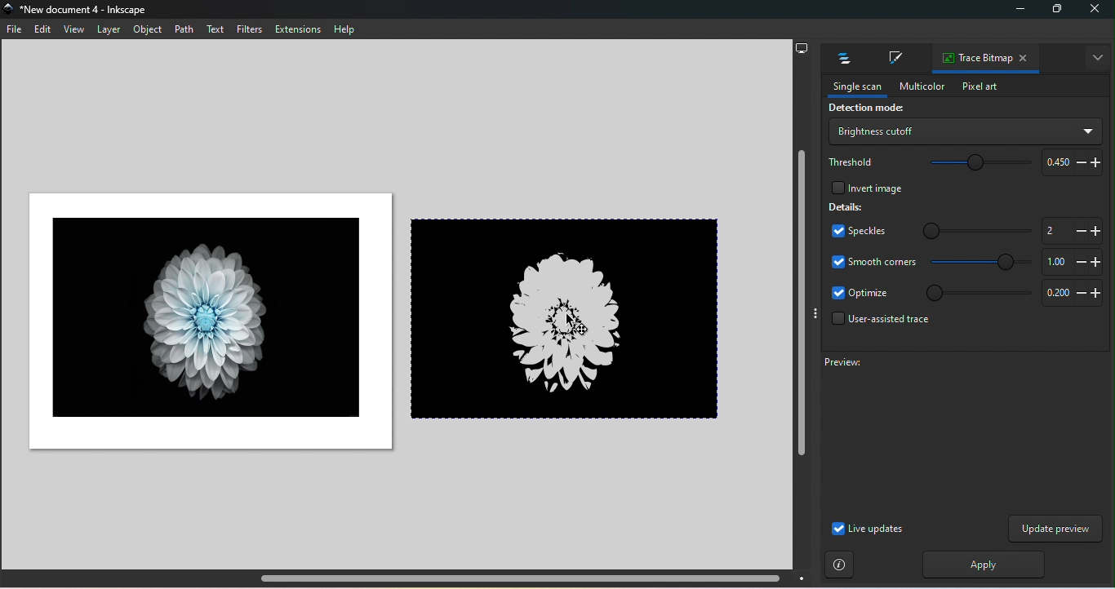 The width and height of the screenshot is (1115, 589). Describe the element at coordinates (840, 59) in the screenshot. I see `Layers and objects` at that location.